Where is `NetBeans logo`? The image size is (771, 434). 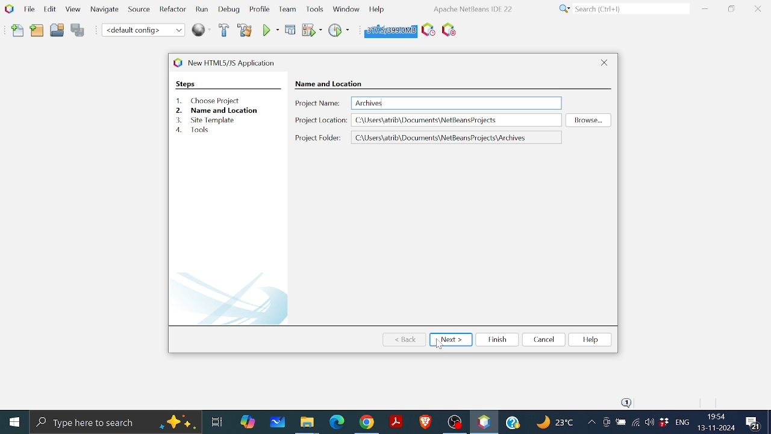 NetBeans logo is located at coordinates (8, 8).